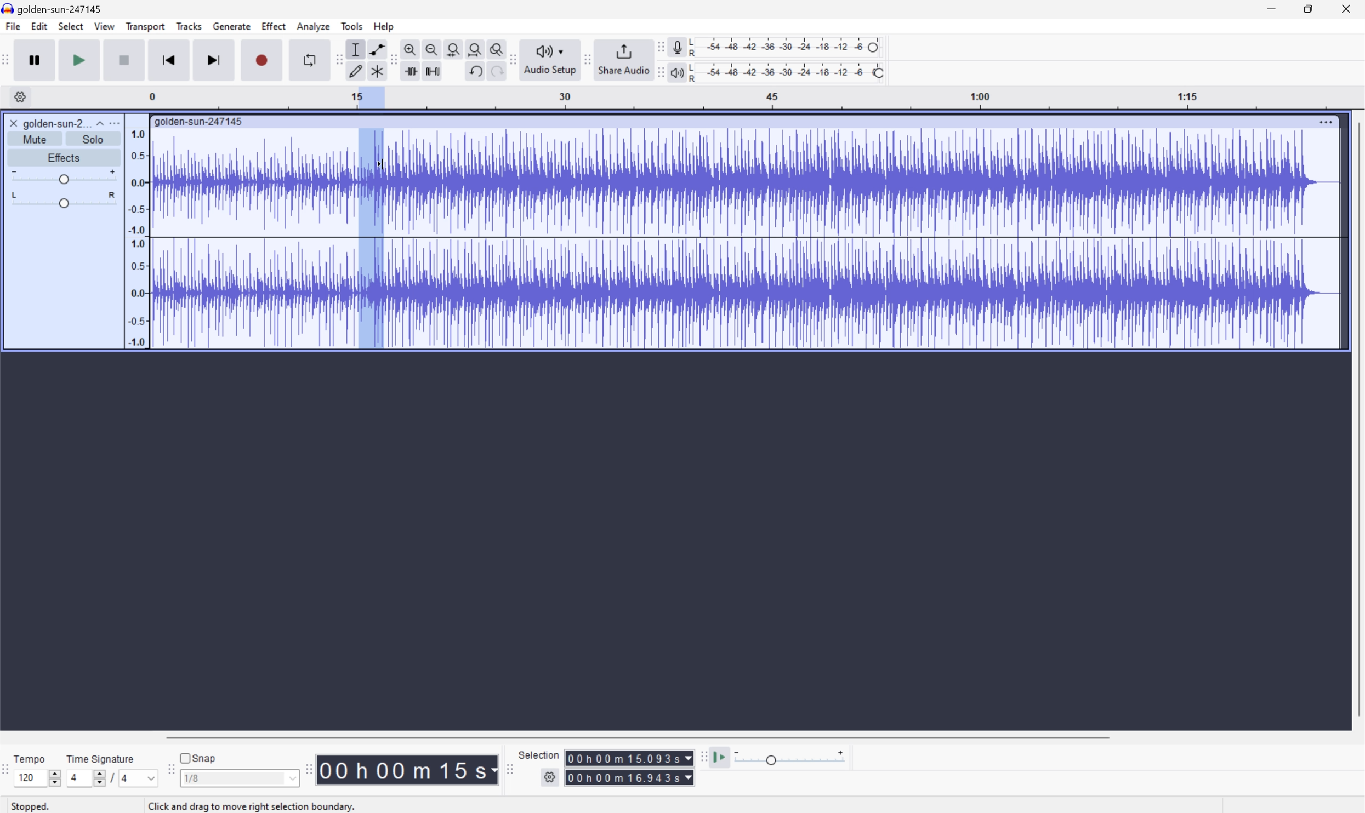 The height and width of the screenshot is (813, 1365). Describe the element at coordinates (26, 777) in the screenshot. I see `120` at that location.